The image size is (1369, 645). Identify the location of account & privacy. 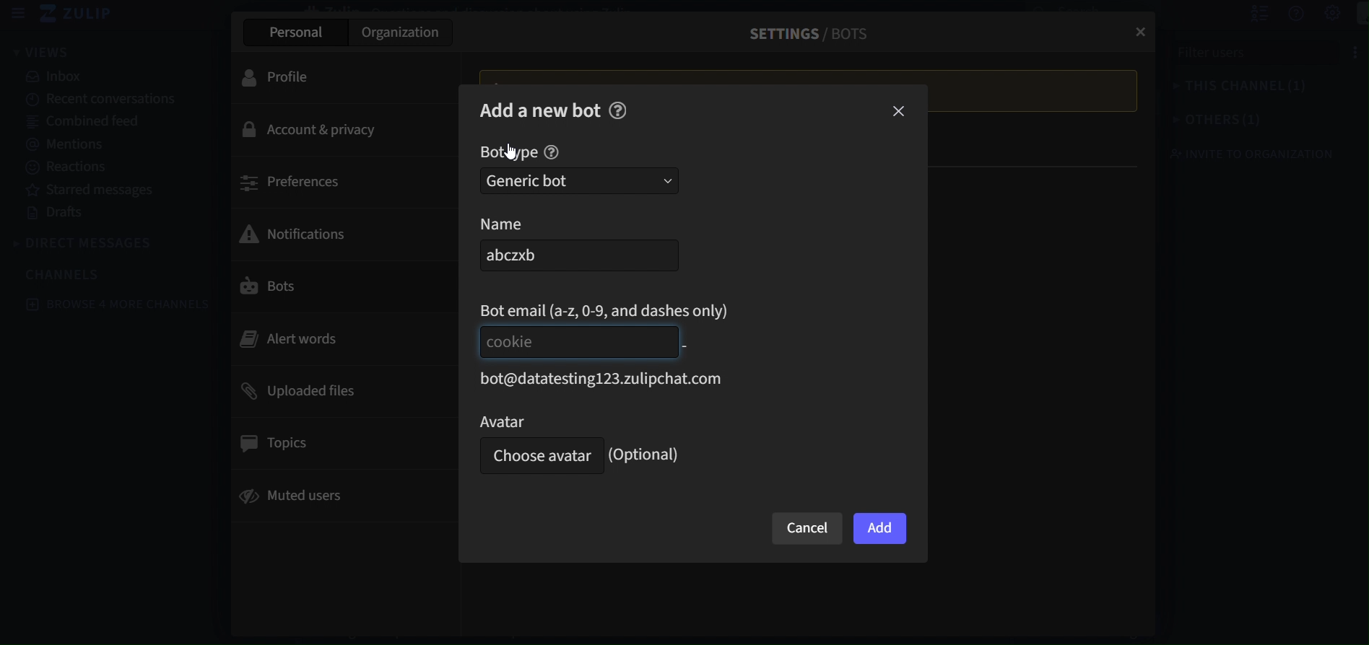
(333, 131).